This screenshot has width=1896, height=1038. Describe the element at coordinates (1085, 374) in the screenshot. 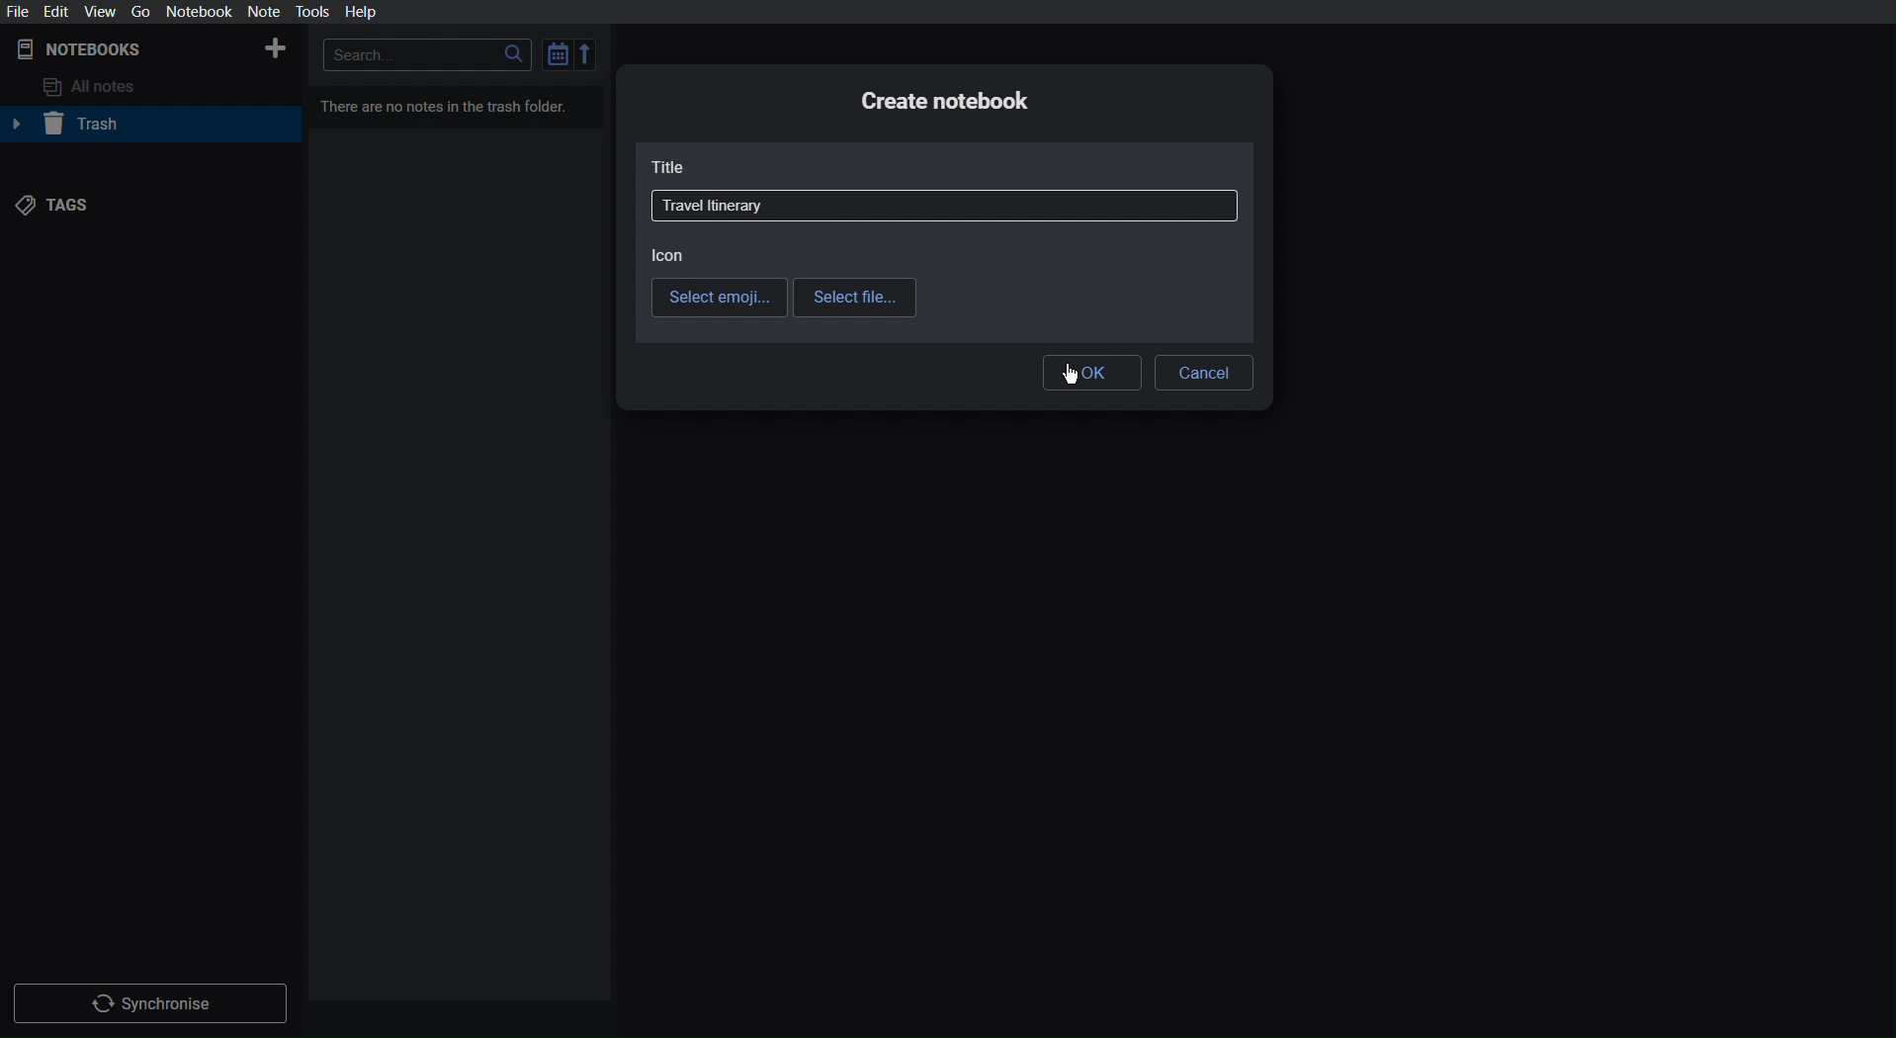

I see `OK` at that location.